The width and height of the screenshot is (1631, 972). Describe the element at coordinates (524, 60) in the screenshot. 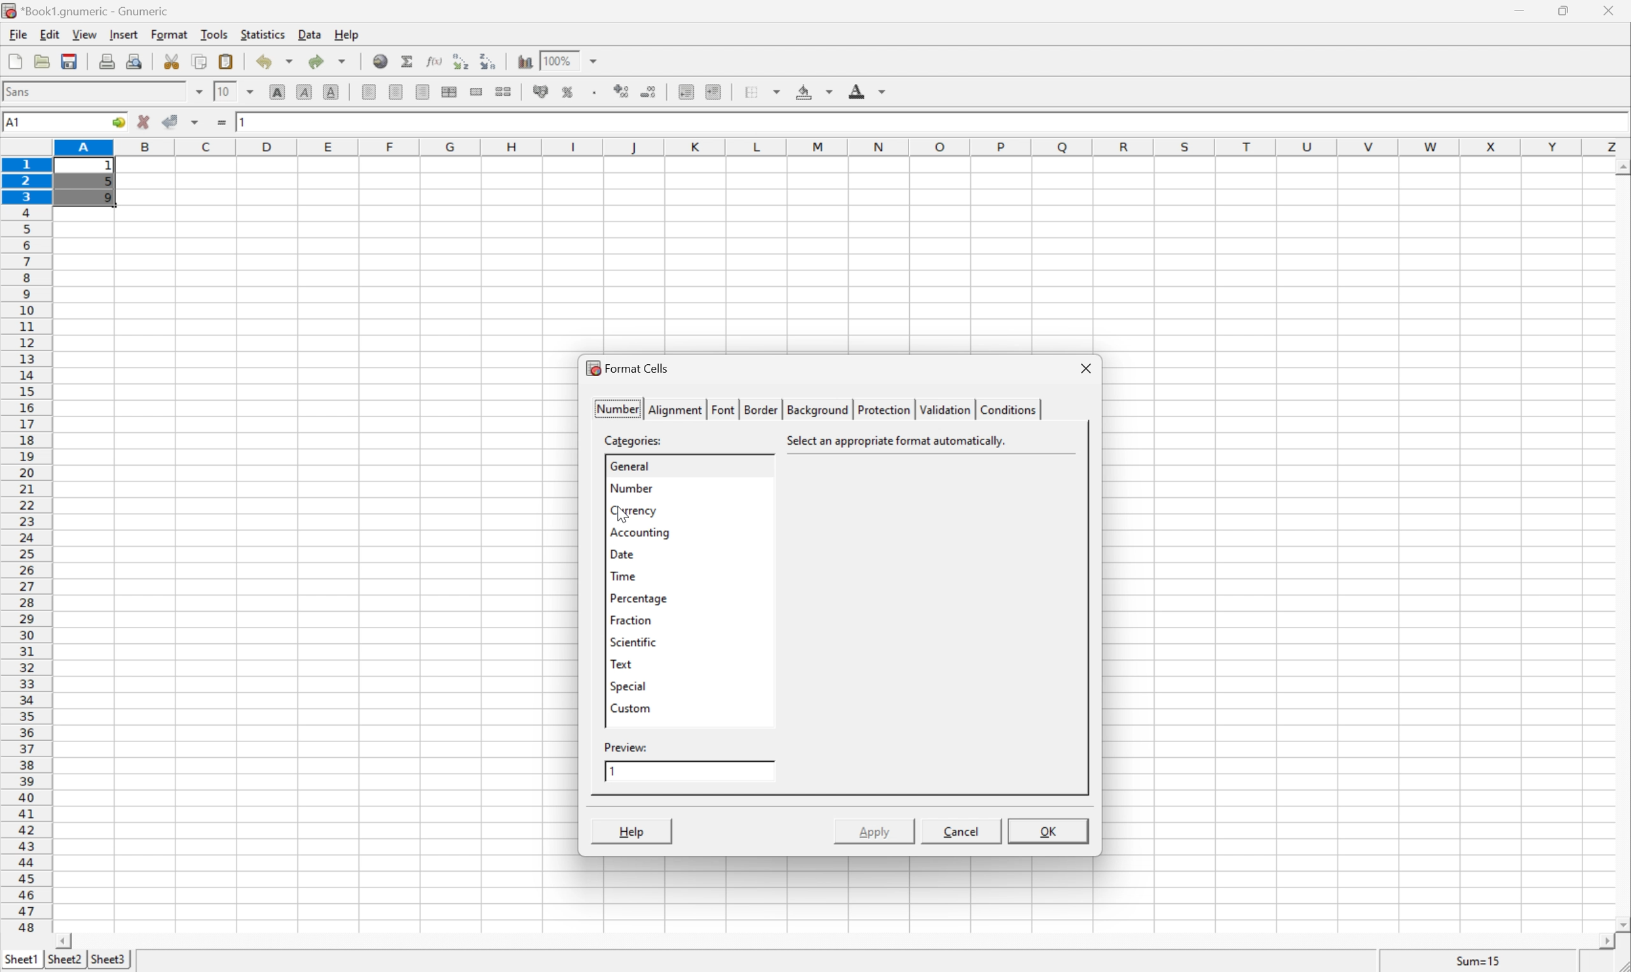

I see `insert chart` at that location.